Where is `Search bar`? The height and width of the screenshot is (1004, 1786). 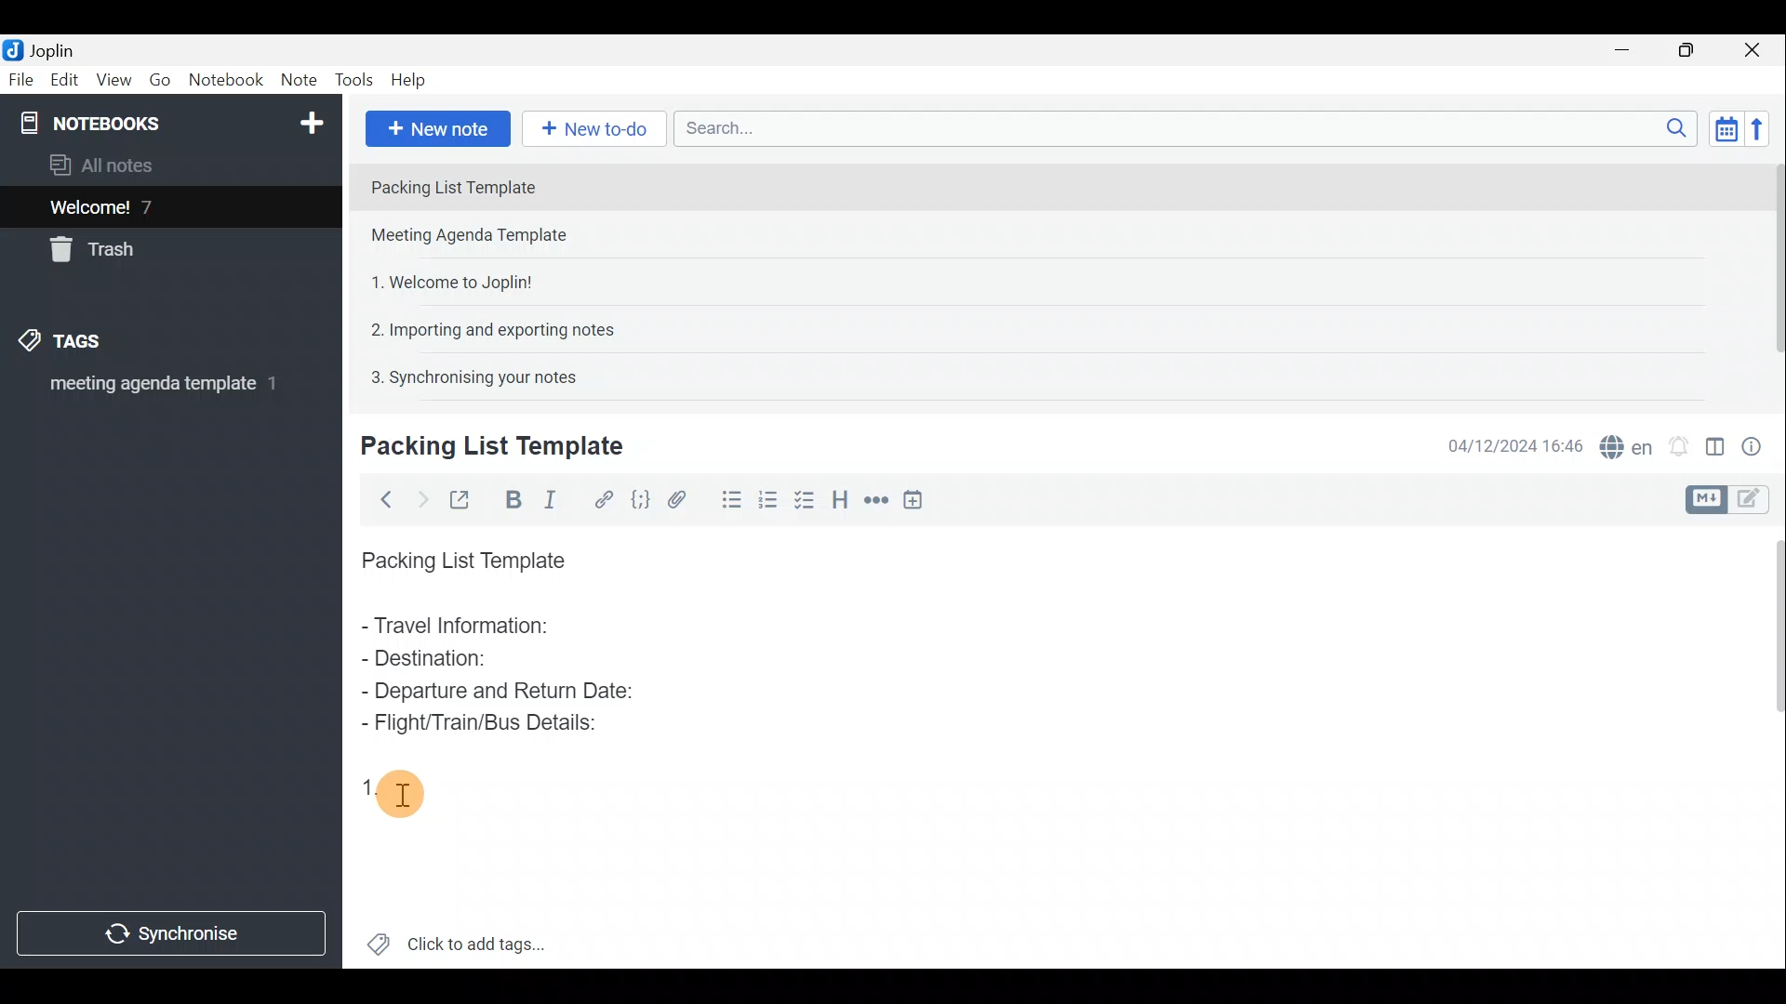 Search bar is located at coordinates (1180, 130).